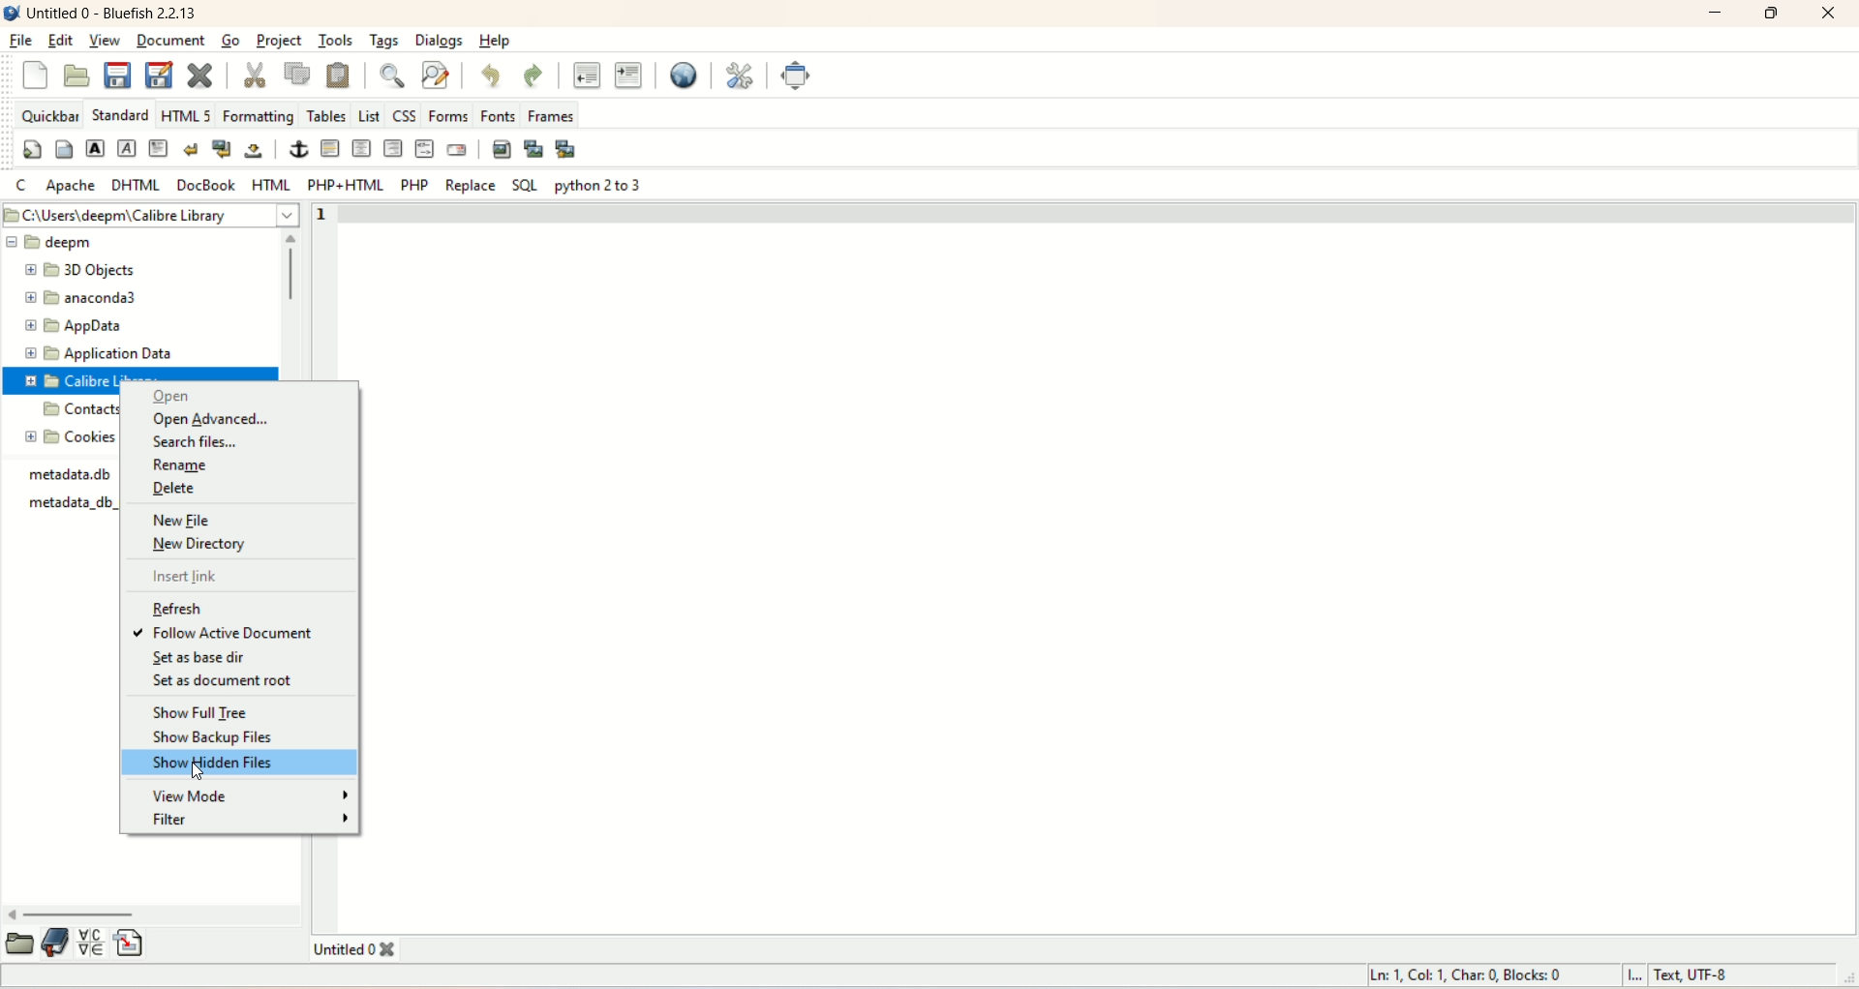 This screenshot has width=1859, height=989. Describe the element at coordinates (332, 216) in the screenshot. I see `line number` at that location.